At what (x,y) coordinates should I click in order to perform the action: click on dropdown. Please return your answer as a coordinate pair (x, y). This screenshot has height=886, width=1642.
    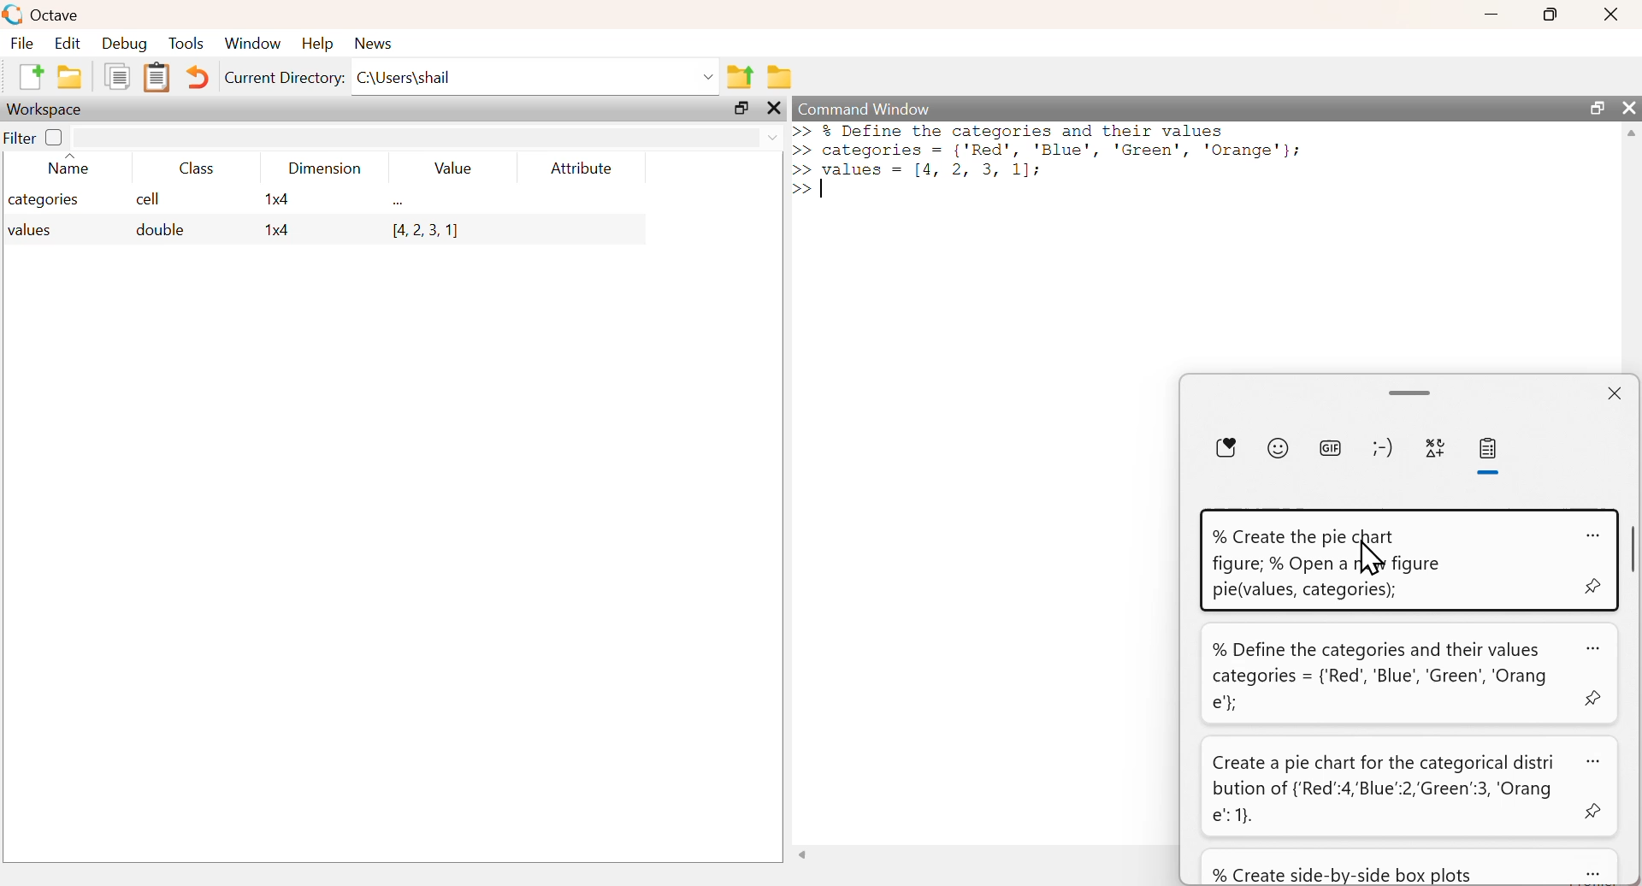
    Looking at the image, I should click on (772, 135).